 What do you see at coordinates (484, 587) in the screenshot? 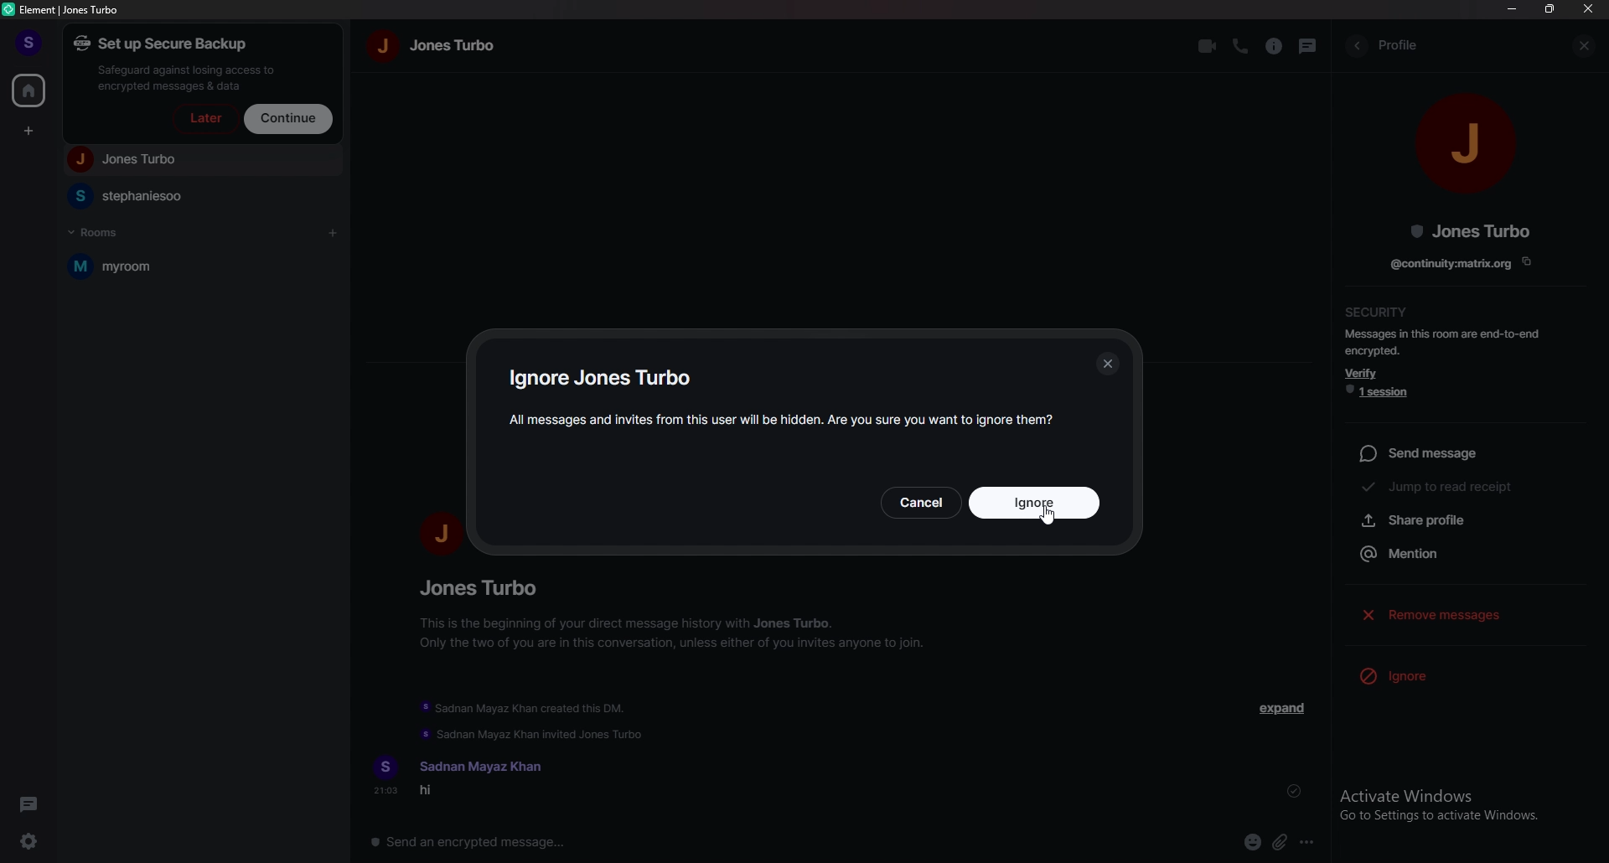
I see `people` at bounding box center [484, 587].